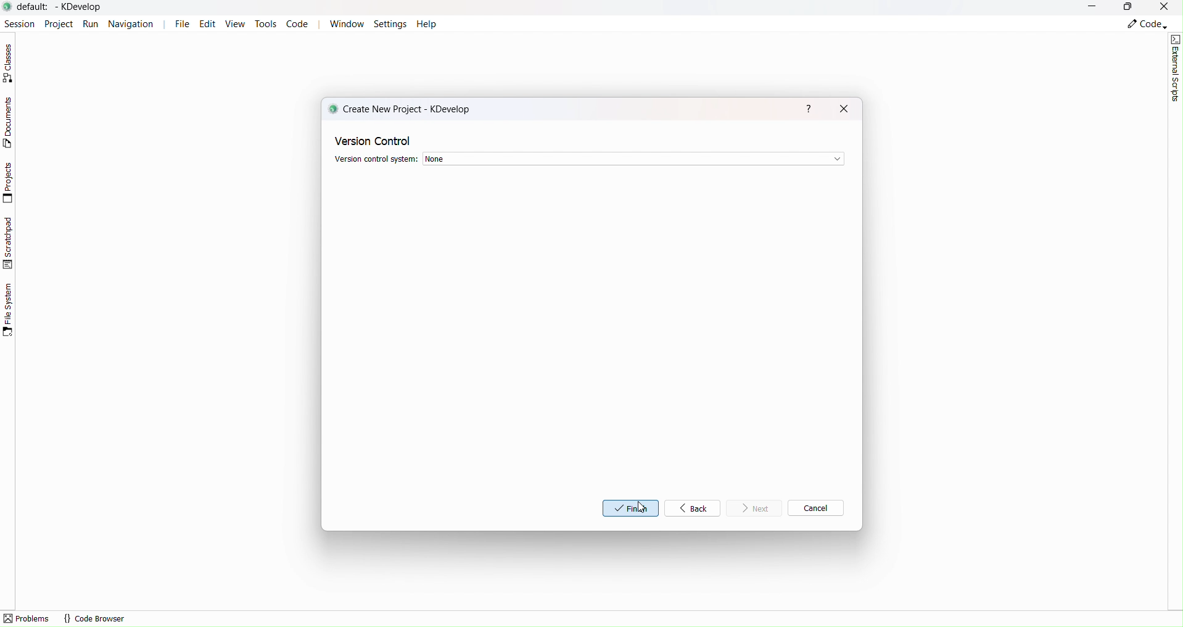  Describe the element at coordinates (58, 23) in the screenshot. I see `Project` at that location.